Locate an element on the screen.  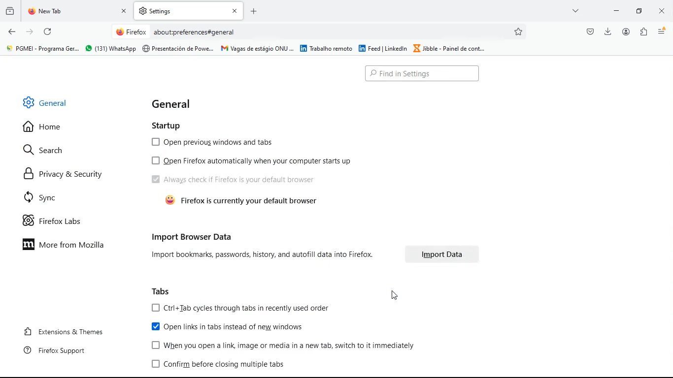
Presentacién de Powe... is located at coordinates (178, 49).